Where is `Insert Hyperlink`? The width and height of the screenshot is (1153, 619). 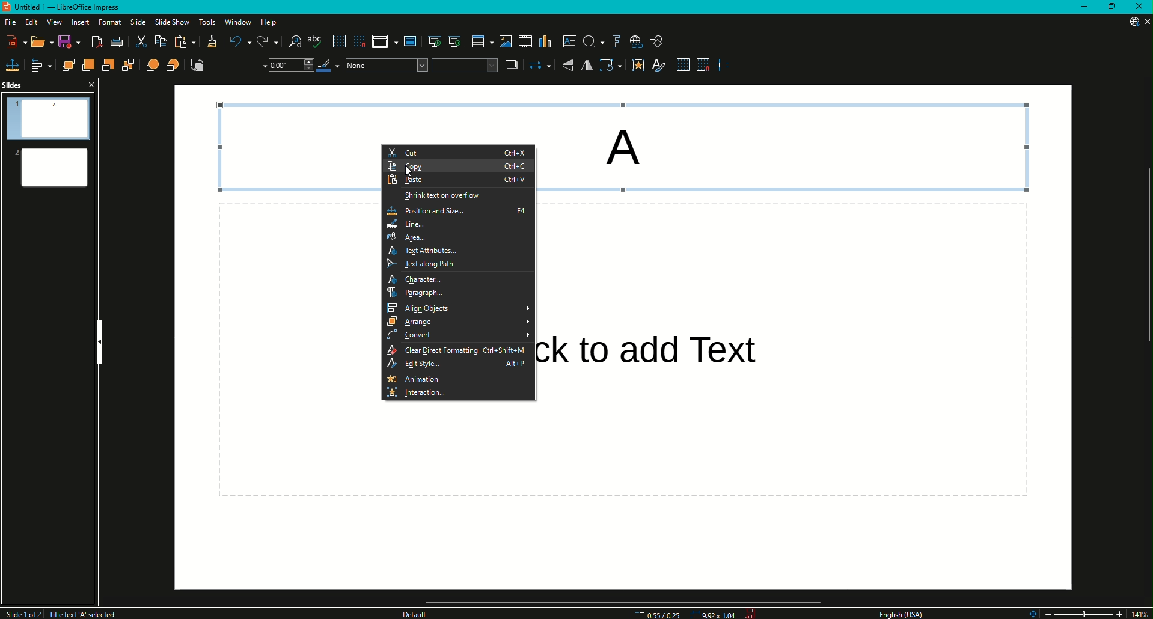 Insert Hyperlink is located at coordinates (637, 42).